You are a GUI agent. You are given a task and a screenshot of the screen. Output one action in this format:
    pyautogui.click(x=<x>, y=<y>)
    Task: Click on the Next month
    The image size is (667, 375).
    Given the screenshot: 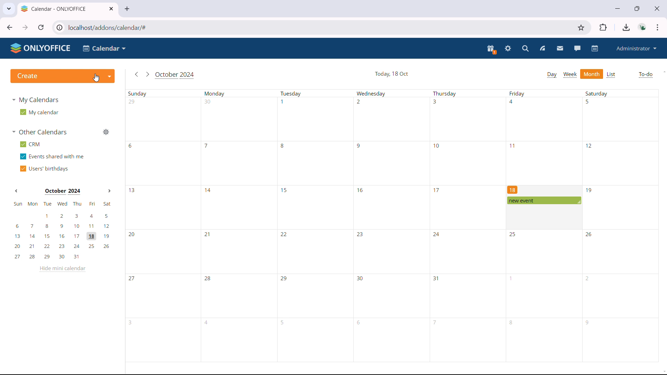 What is the action you would take?
    pyautogui.click(x=109, y=191)
    